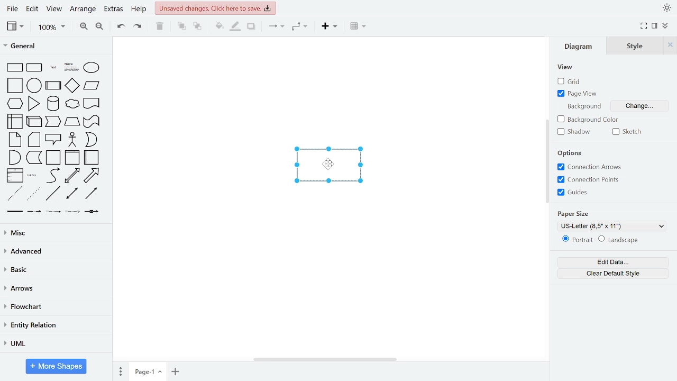 This screenshot has height=381, width=677. What do you see at coordinates (580, 95) in the screenshot?
I see `page view` at bounding box center [580, 95].